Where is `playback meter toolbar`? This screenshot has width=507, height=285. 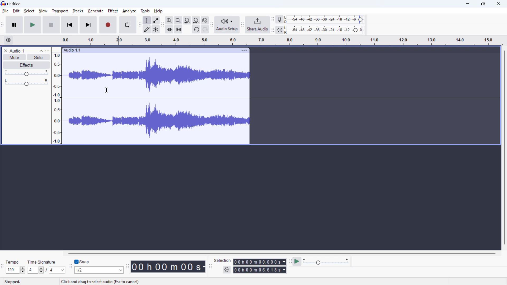 playback meter toolbar is located at coordinates (272, 30).